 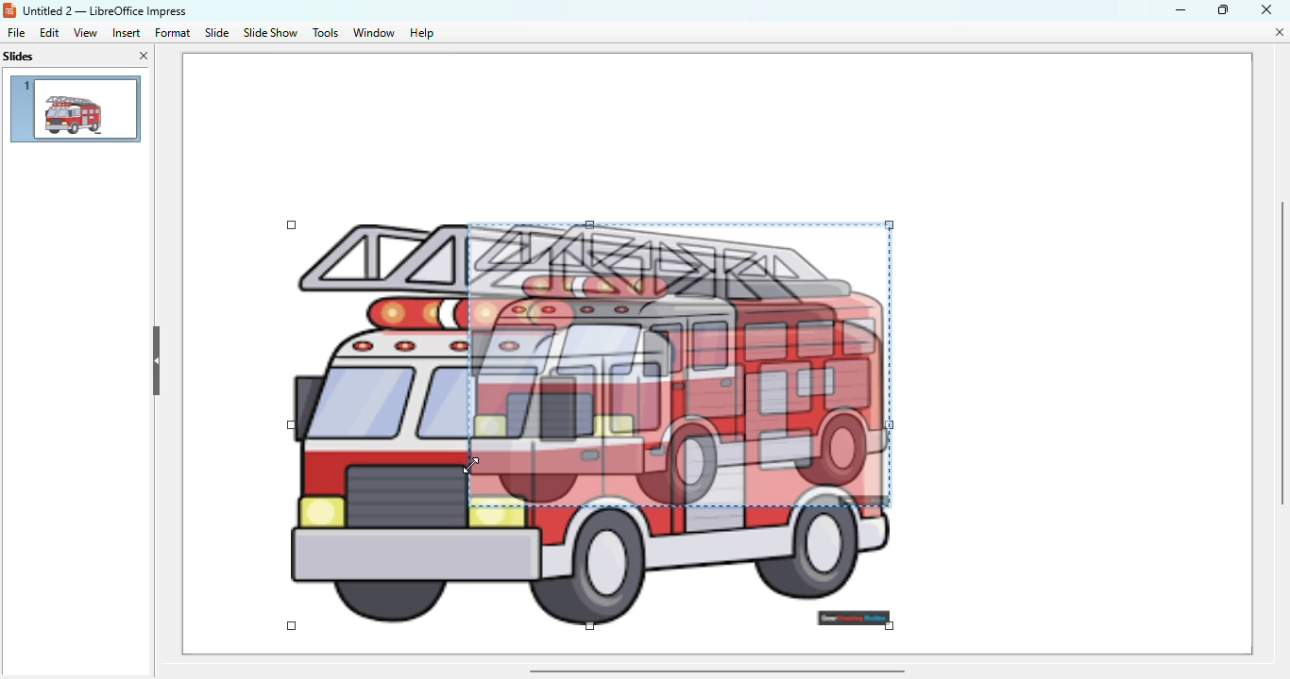 I want to click on mouse down, so click(x=295, y=628).